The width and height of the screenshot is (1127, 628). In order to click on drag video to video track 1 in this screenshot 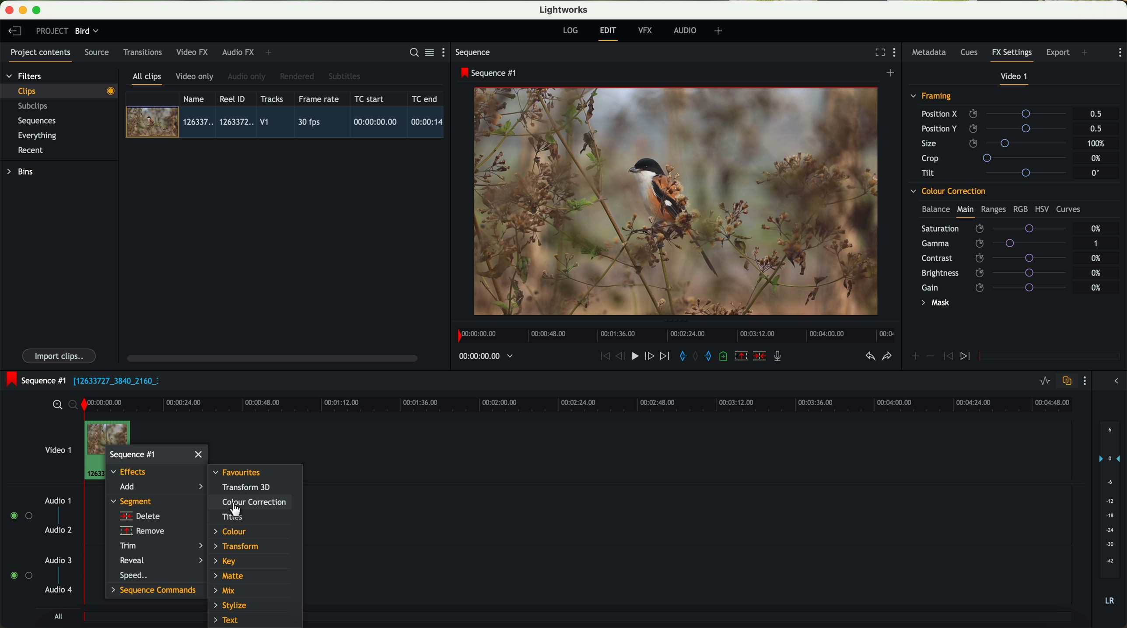, I will do `click(111, 432)`.